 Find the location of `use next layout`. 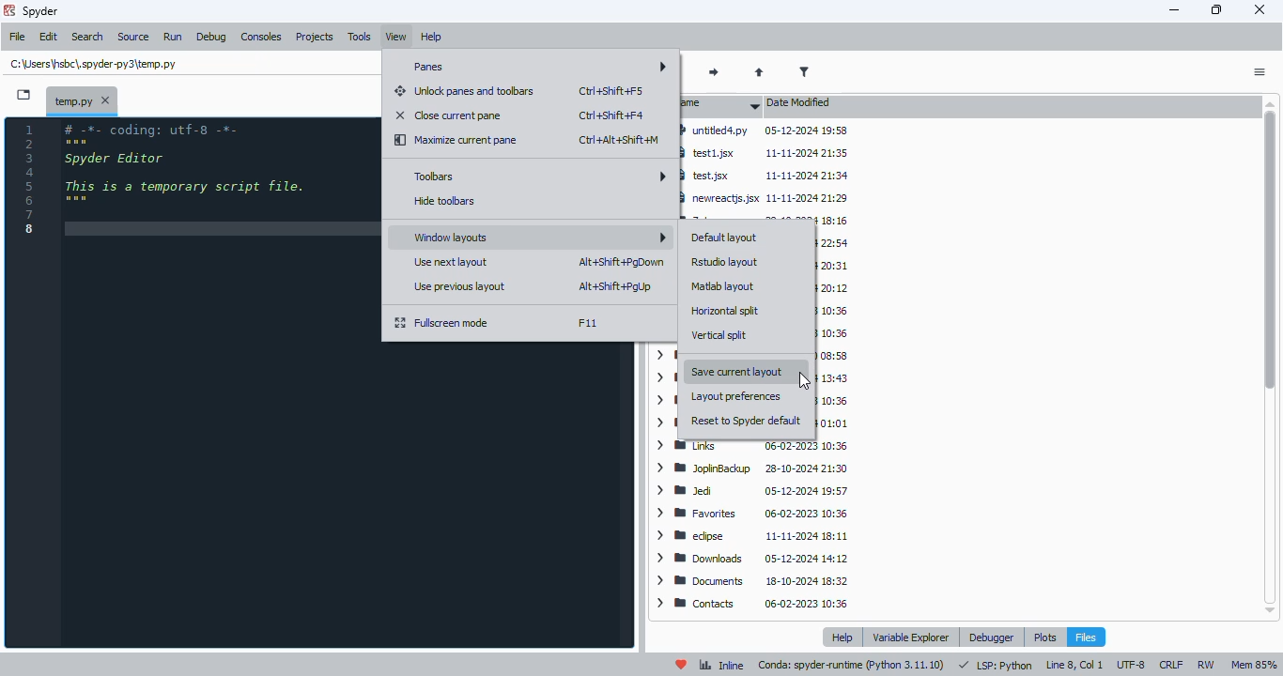

use next layout is located at coordinates (449, 263).